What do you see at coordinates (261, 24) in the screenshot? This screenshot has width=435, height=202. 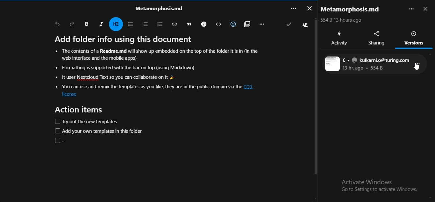 I see `remaining actions` at bounding box center [261, 24].